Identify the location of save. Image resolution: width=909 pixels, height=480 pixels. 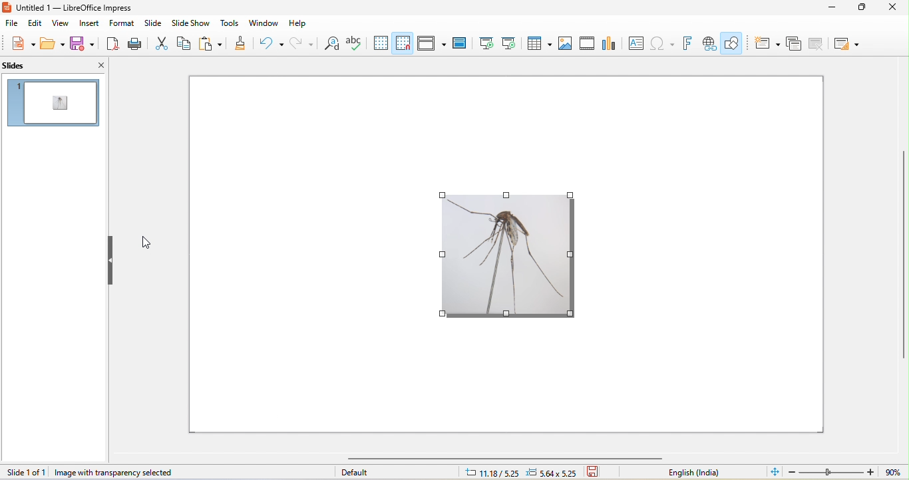
(84, 45).